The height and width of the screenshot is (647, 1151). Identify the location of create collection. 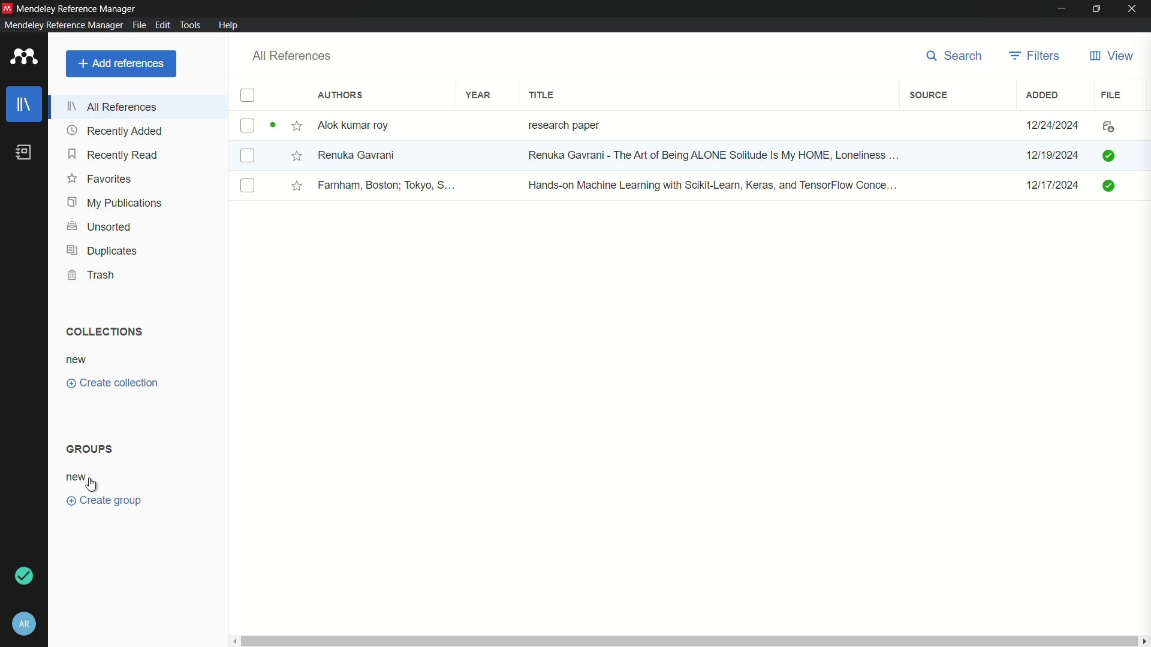
(113, 383).